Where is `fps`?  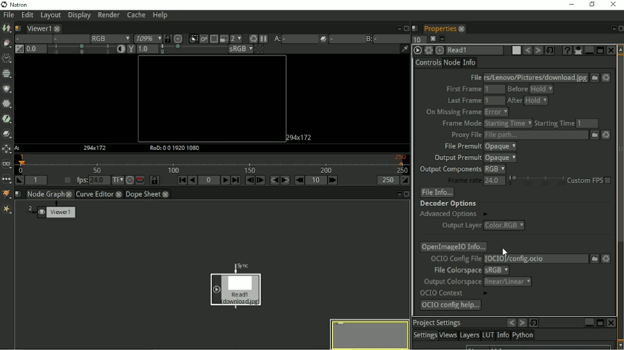
fps is located at coordinates (91, 180).